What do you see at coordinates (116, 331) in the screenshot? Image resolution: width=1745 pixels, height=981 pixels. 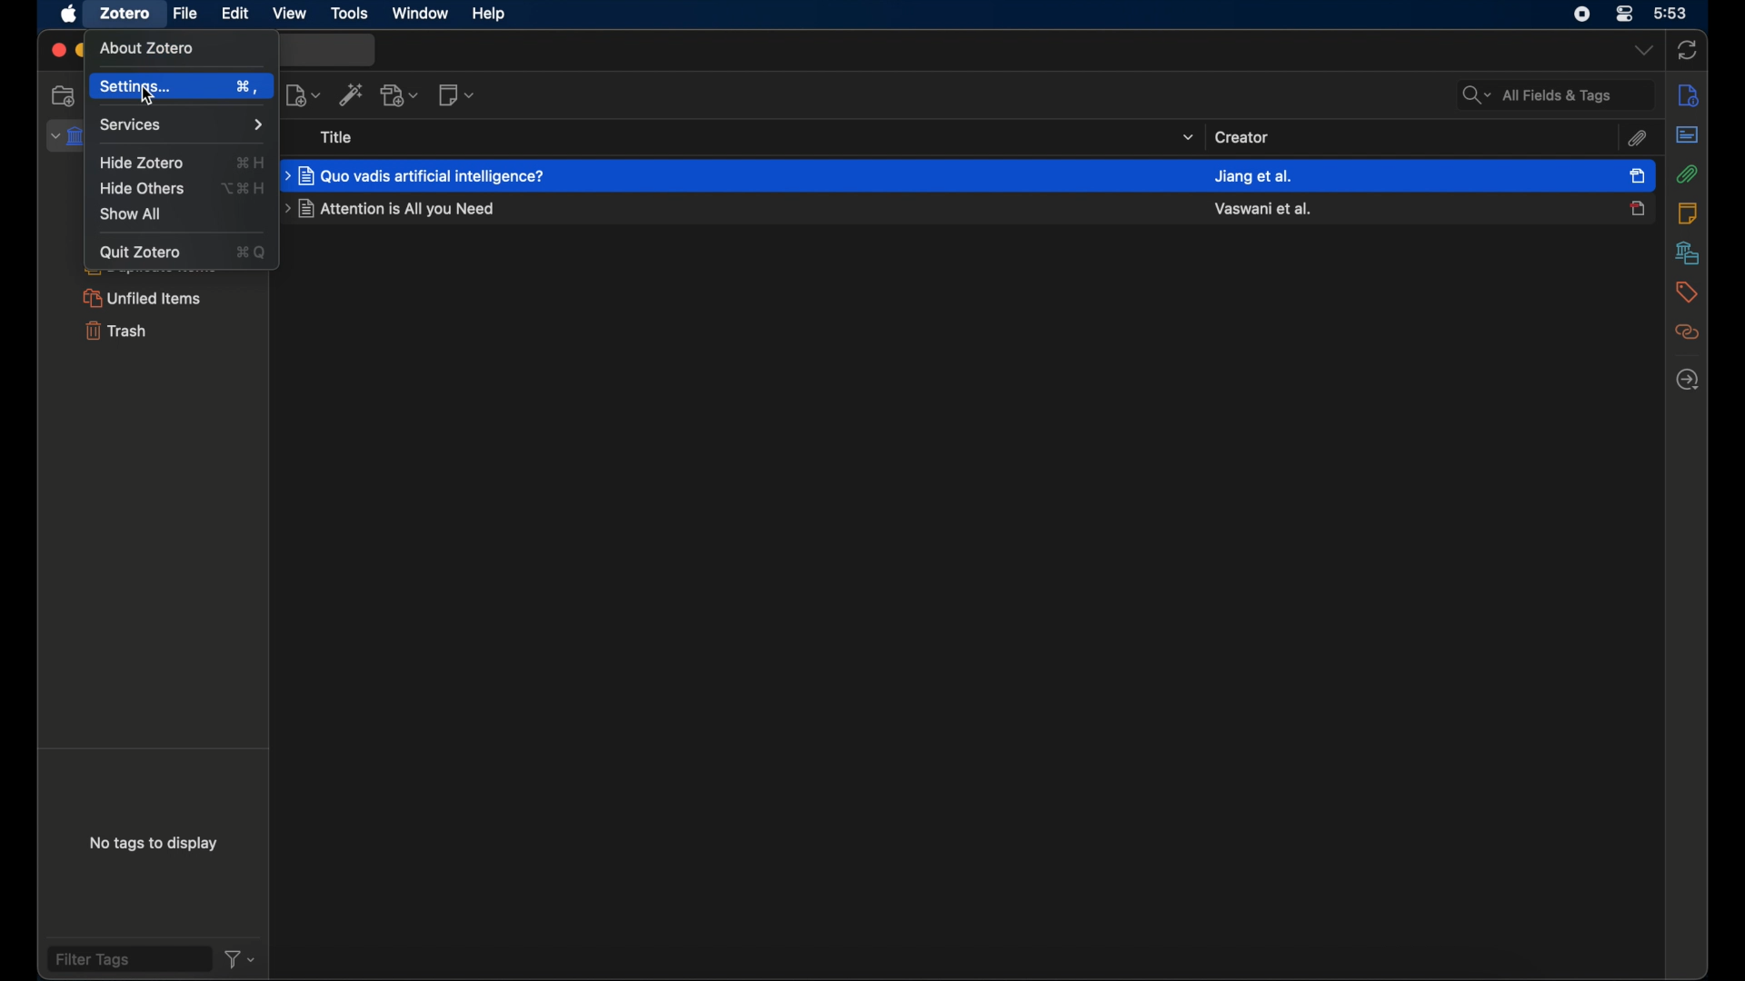 I see `trash` at bounding box center [116, 331].